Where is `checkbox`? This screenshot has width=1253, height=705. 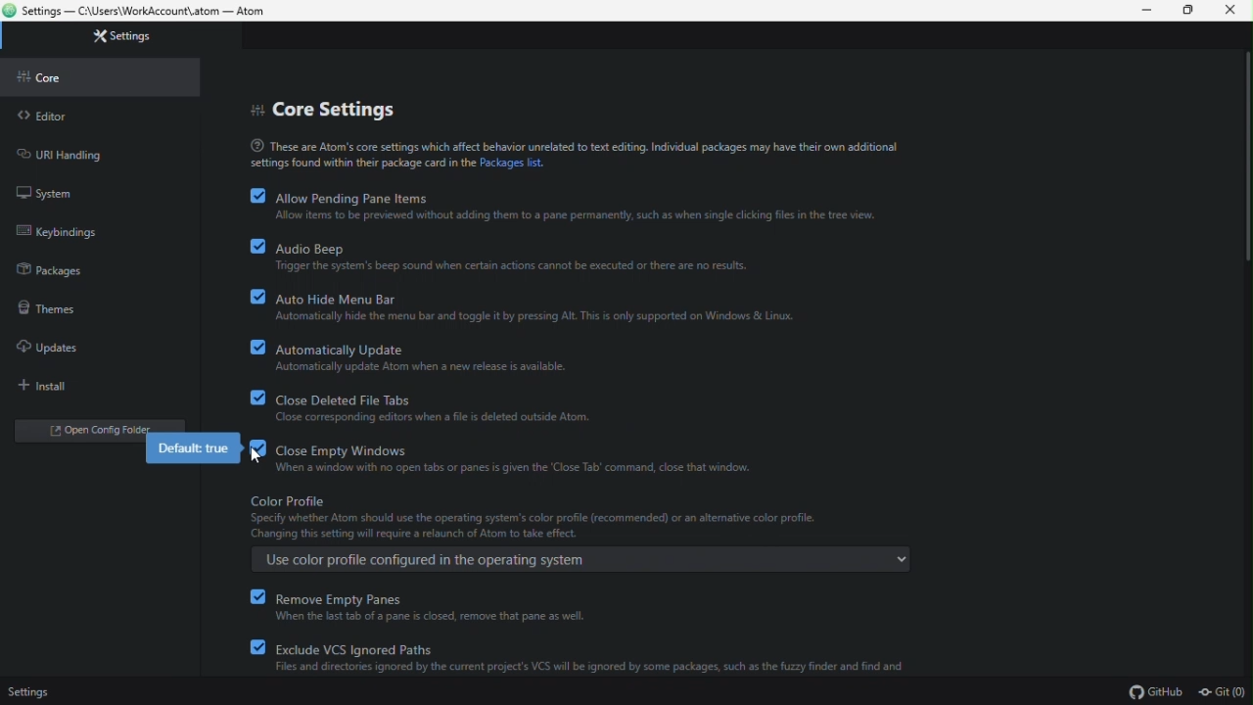
checkbox is located at coordinates (255, 298).